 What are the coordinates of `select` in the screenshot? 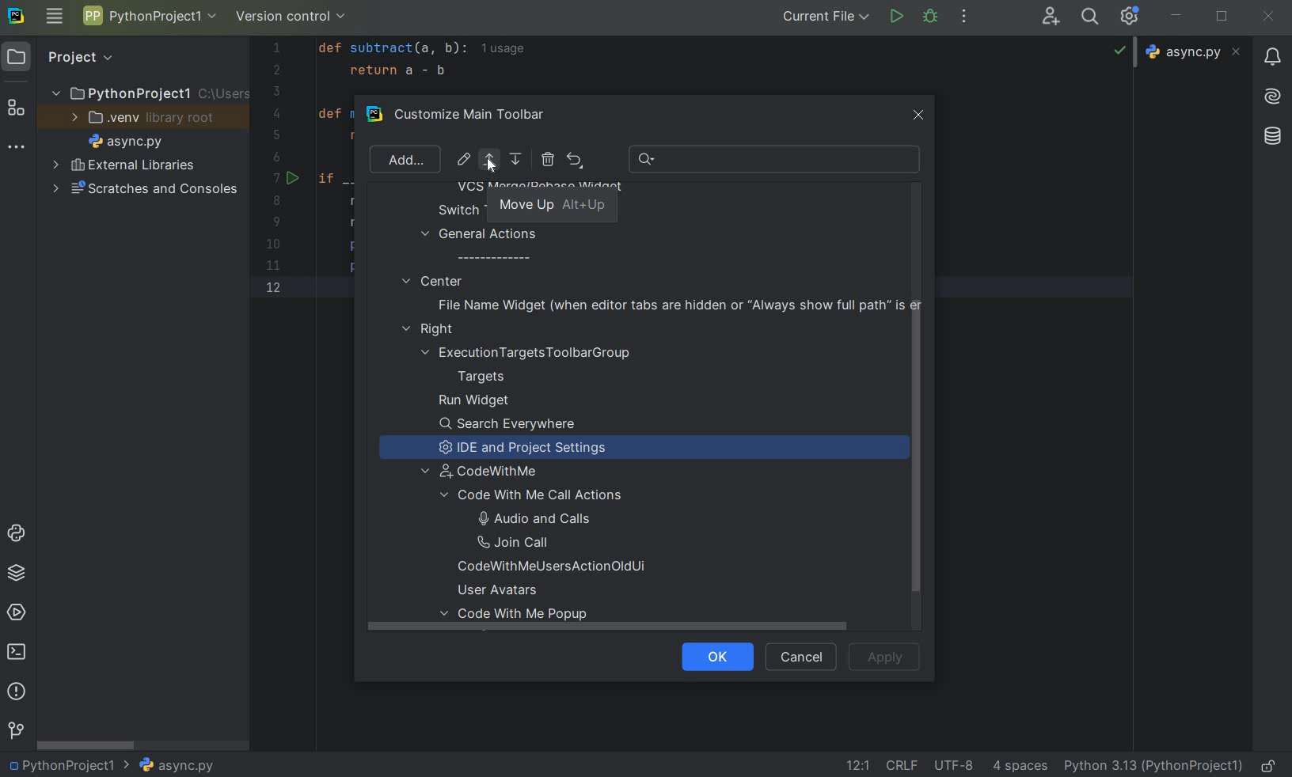 It's located at (491, 162).